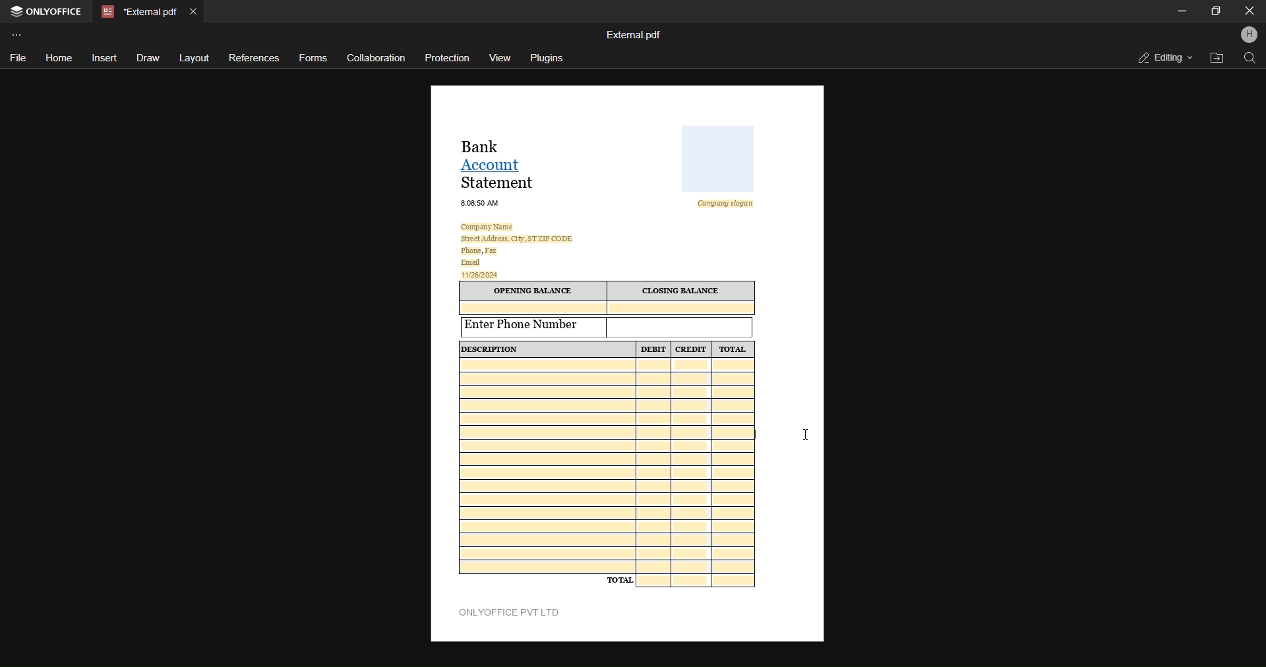 The height and width of the screenshot is (667, 1266). Describe the element at coordinates (59, 59) in the screenshot. I see `home` at that location.